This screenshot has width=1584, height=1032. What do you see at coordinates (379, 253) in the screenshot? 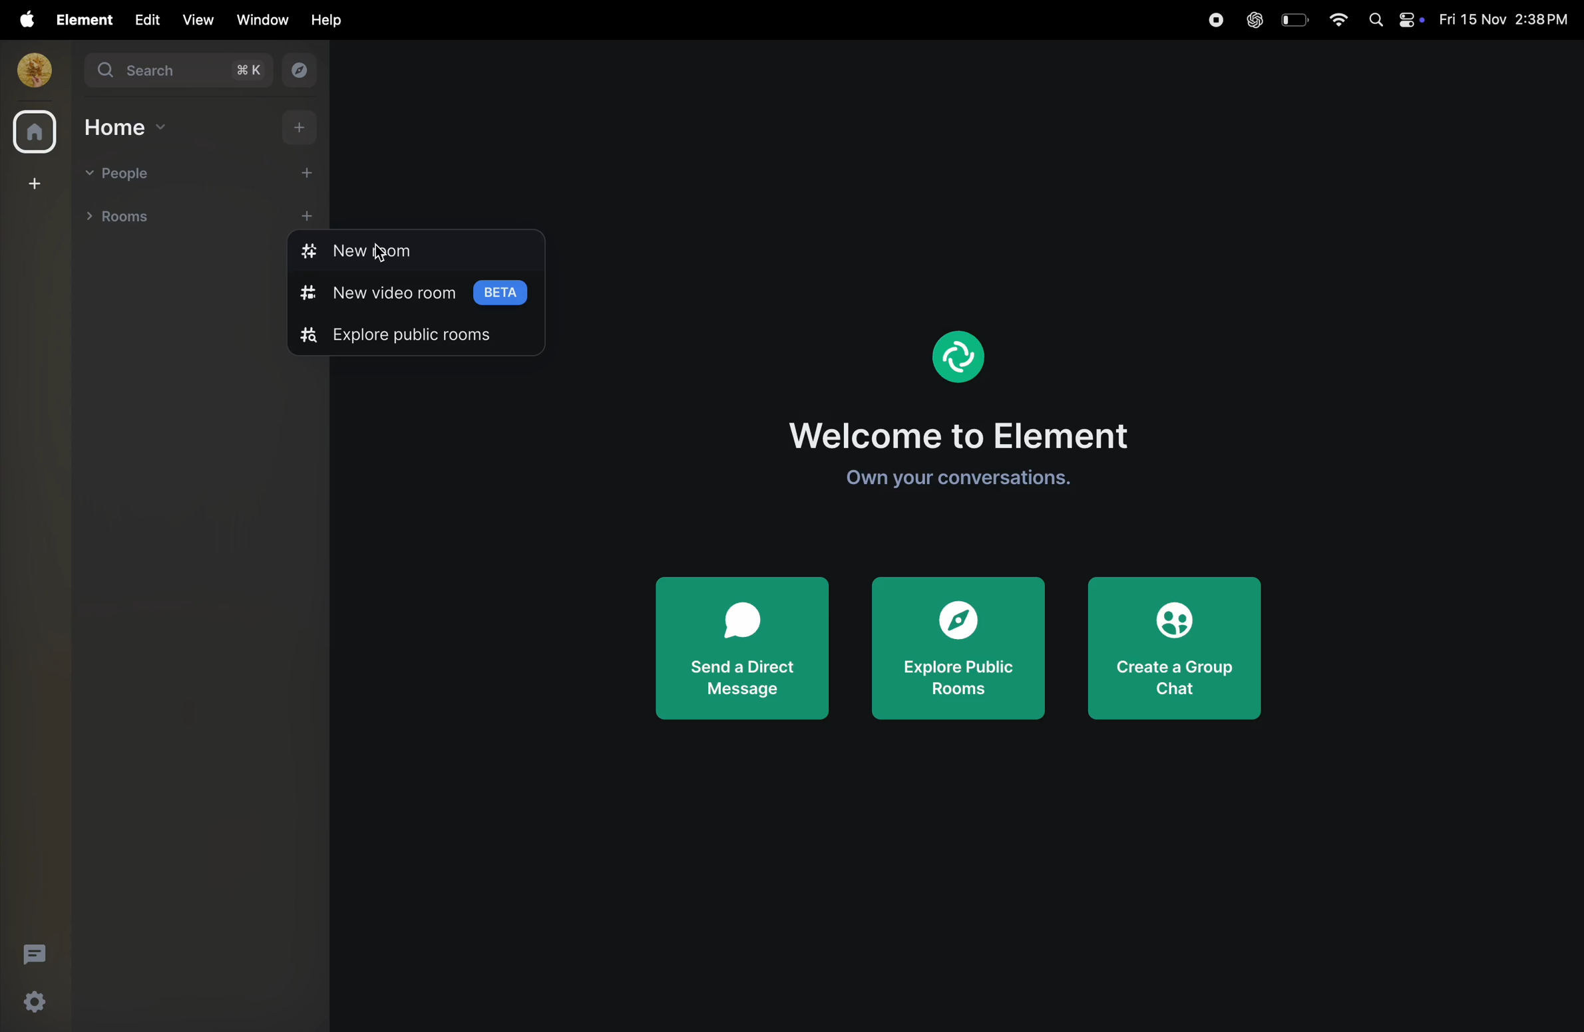
I see `cursor` at bounding box center [379, 253].